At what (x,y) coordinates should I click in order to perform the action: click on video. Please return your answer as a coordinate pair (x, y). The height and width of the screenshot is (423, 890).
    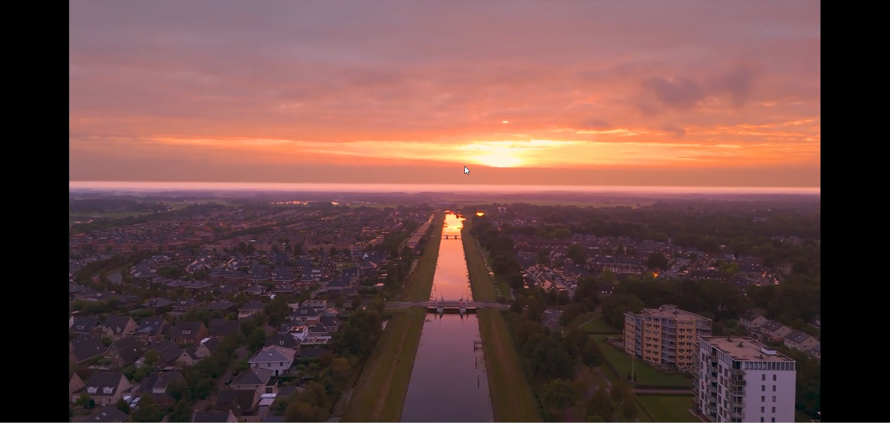
    Looking at the image, I should click on (445, 211).